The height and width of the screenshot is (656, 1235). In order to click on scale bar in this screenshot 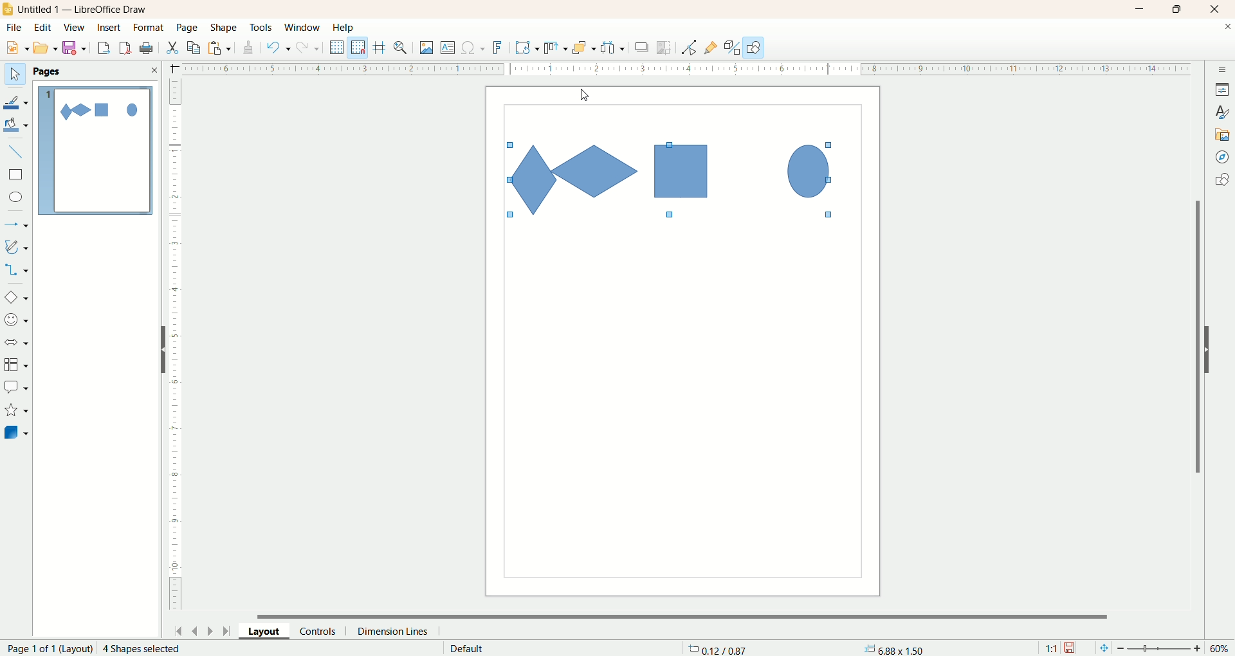, I will do `click(677, 68)`.